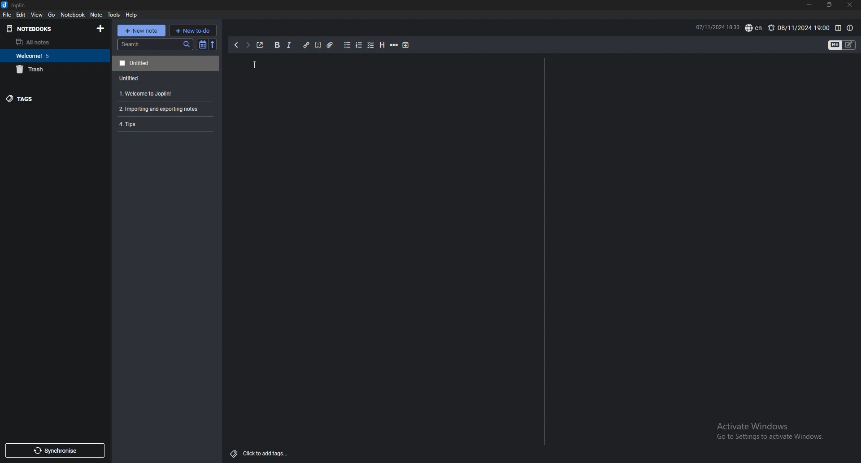 The height and width of the screenshot is (463, 861). What do you see at coordinates (331, 45) in the screenshot?
I see `attachment` at bounding box center [331, 45].